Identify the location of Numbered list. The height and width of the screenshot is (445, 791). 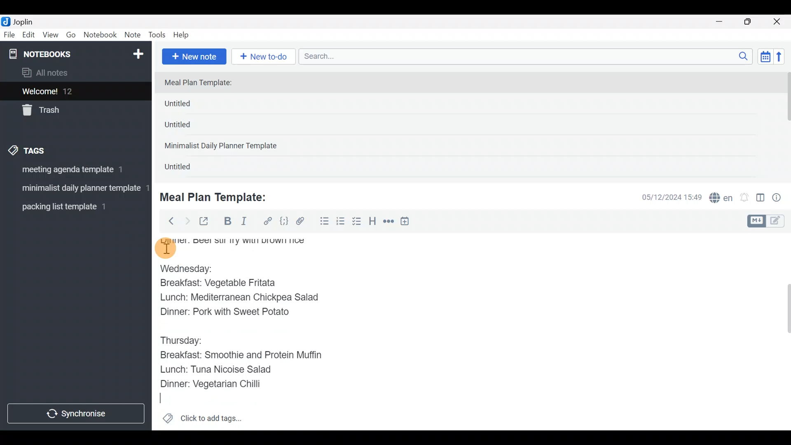
(341, 223).